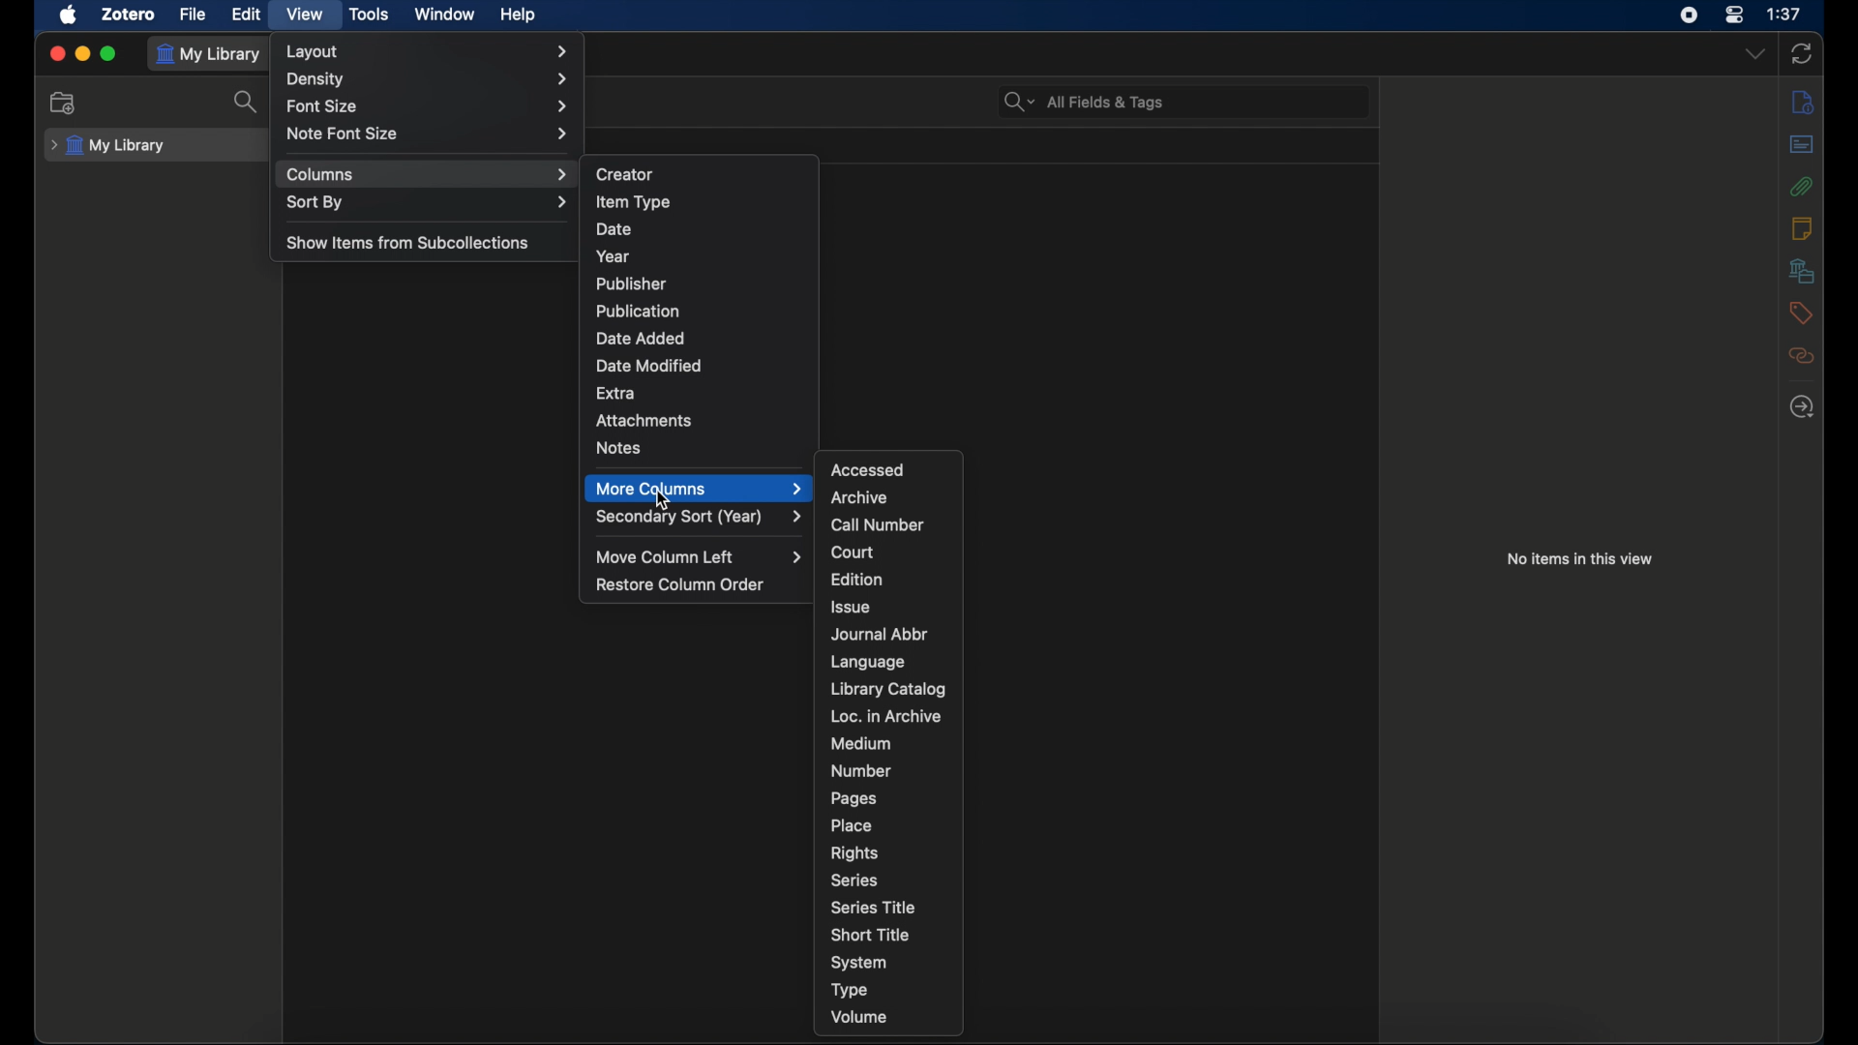 This screenshot has height=1045, width=1858. What do you see at coordinates (853, 552) in the screenshot?
I see `court` at bounding box center [853, 552].